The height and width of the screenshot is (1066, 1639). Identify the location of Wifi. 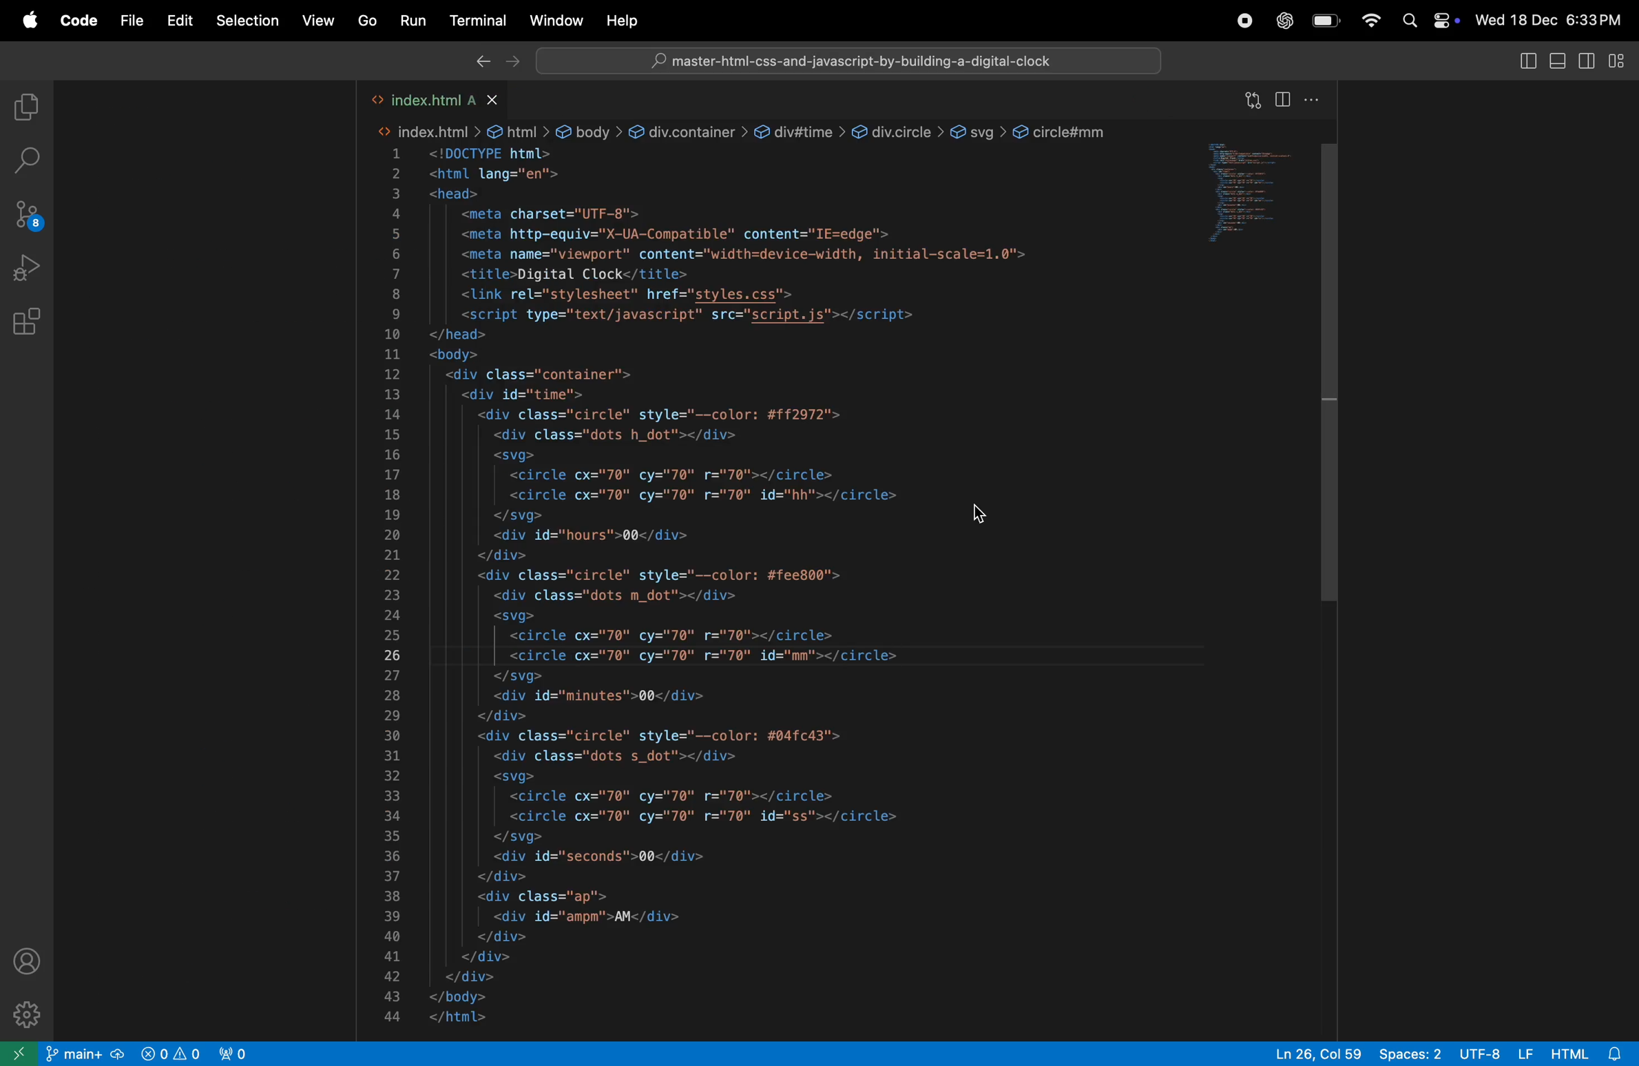
(1370, 22).